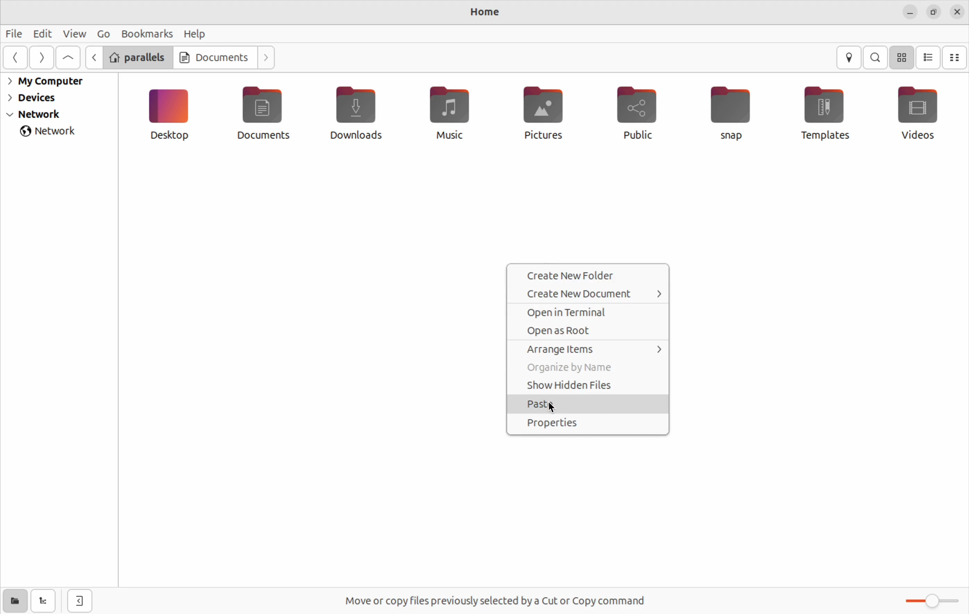 The width and height of the screenshot is (969, 614). I want to click on go back, so click(17, 58).